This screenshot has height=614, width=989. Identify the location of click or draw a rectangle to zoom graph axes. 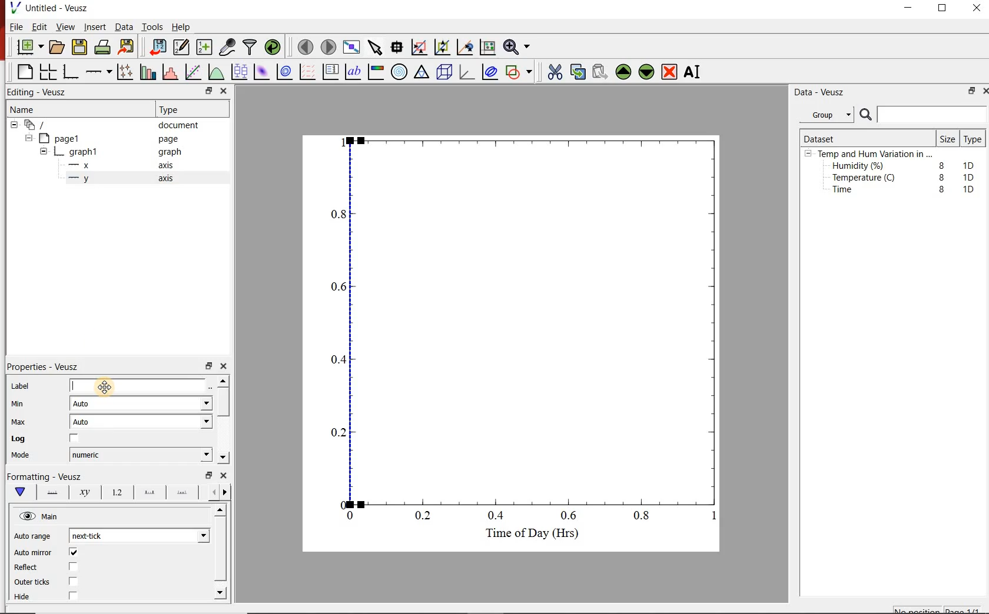
(421, 48).